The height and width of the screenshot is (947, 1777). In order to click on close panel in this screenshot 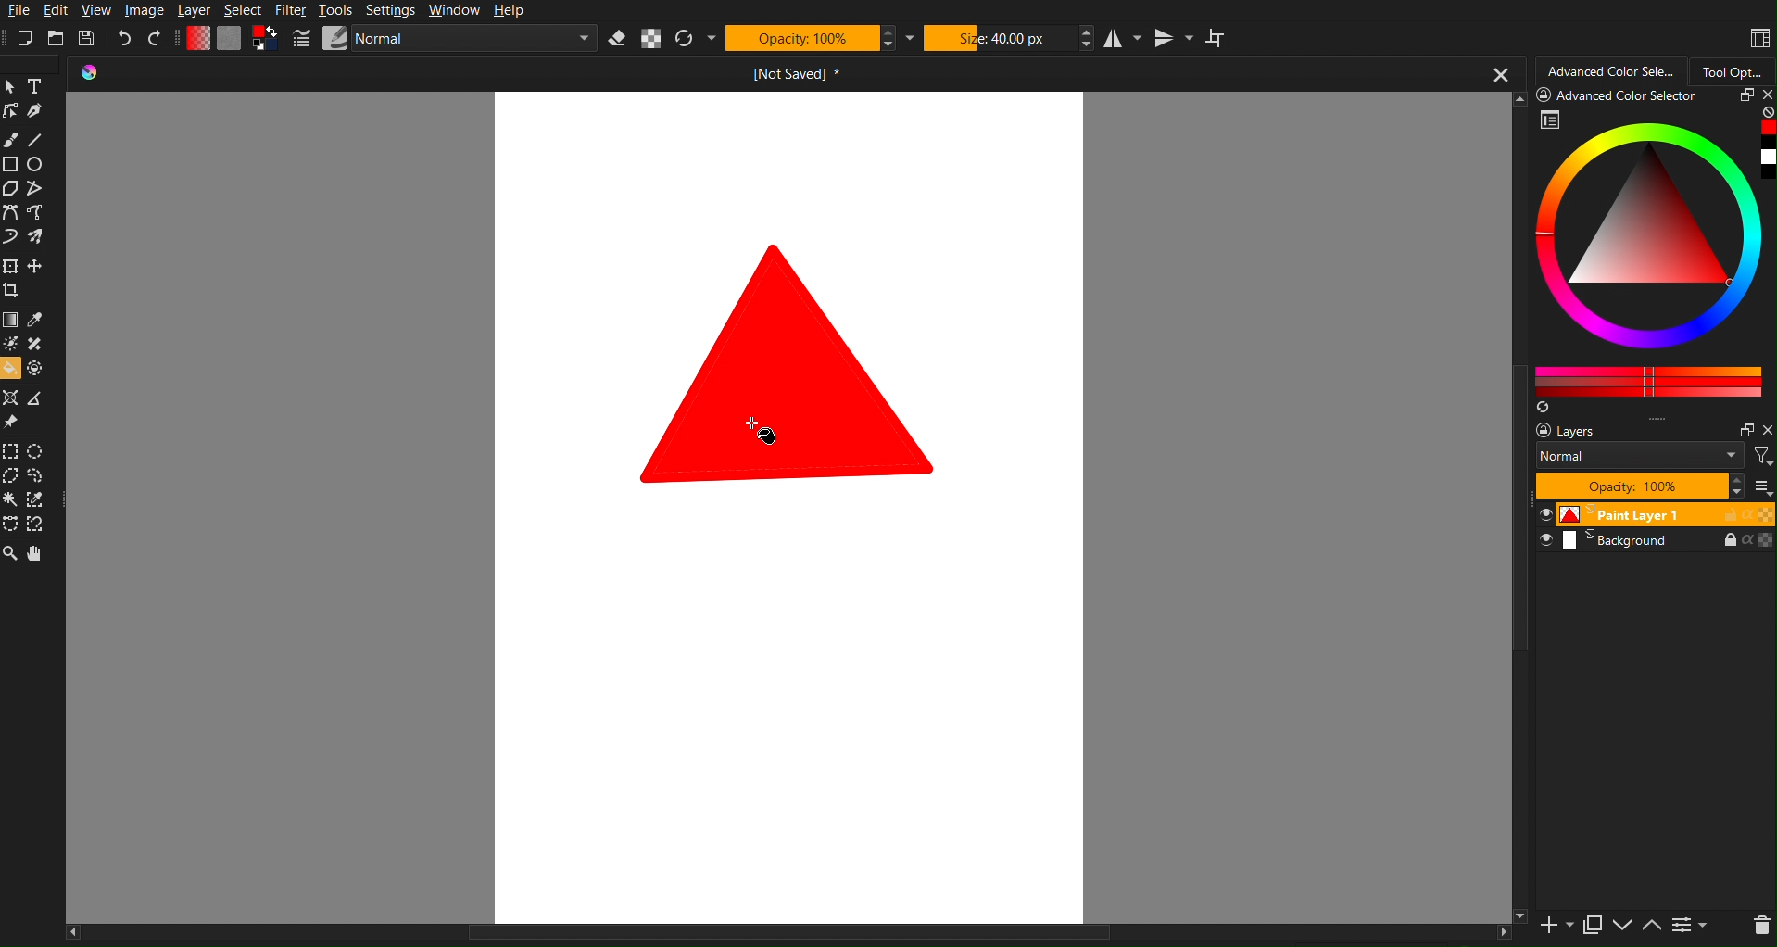, I will do `click(1765, 96)`.